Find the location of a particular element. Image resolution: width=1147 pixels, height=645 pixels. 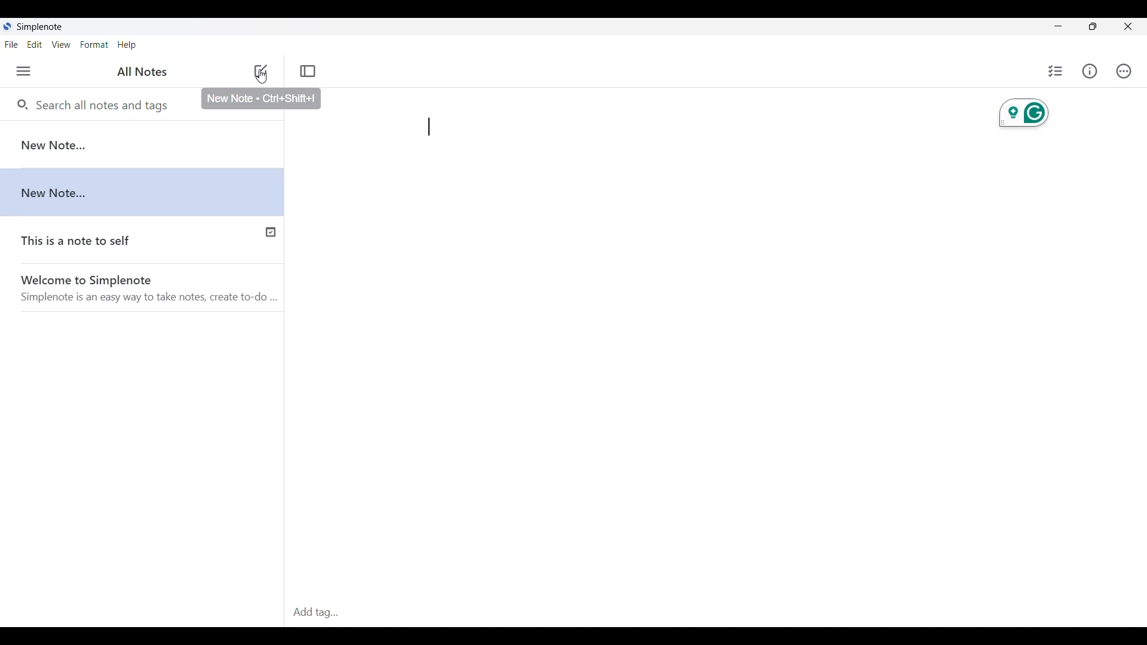

New Note +Ctrl +Shift +I  is located at coordinates (263, 99).